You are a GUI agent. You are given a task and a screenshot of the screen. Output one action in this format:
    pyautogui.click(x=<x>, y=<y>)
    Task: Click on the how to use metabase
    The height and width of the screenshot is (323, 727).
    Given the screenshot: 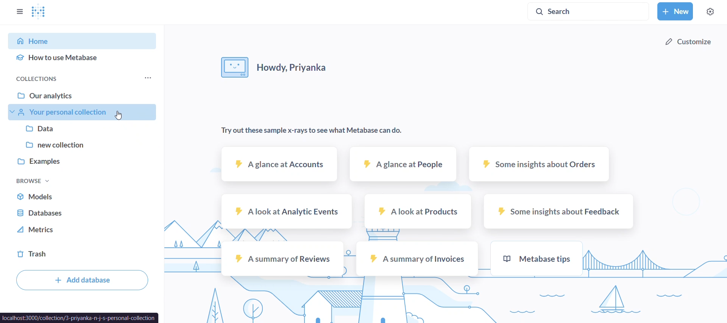 What is the action you would take?
    pyautogui.click(x=83, y=58)
    